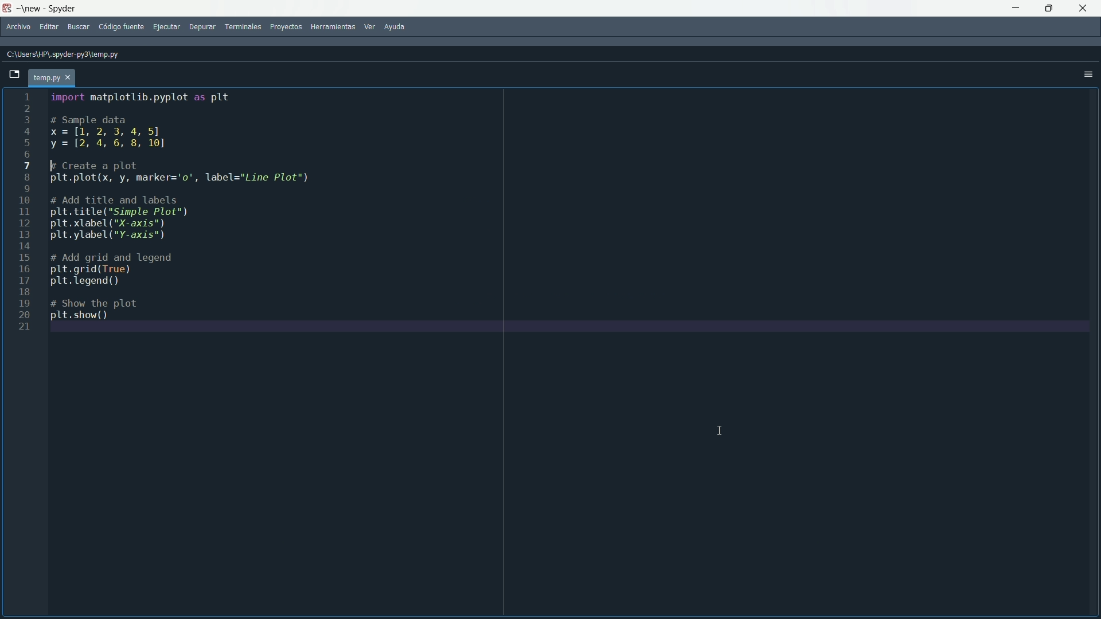 The image size is (1101, 619). What do you see at coordinates (202, 28) in the screenshot?
I see `depurar` at bounding box center [202, 28].